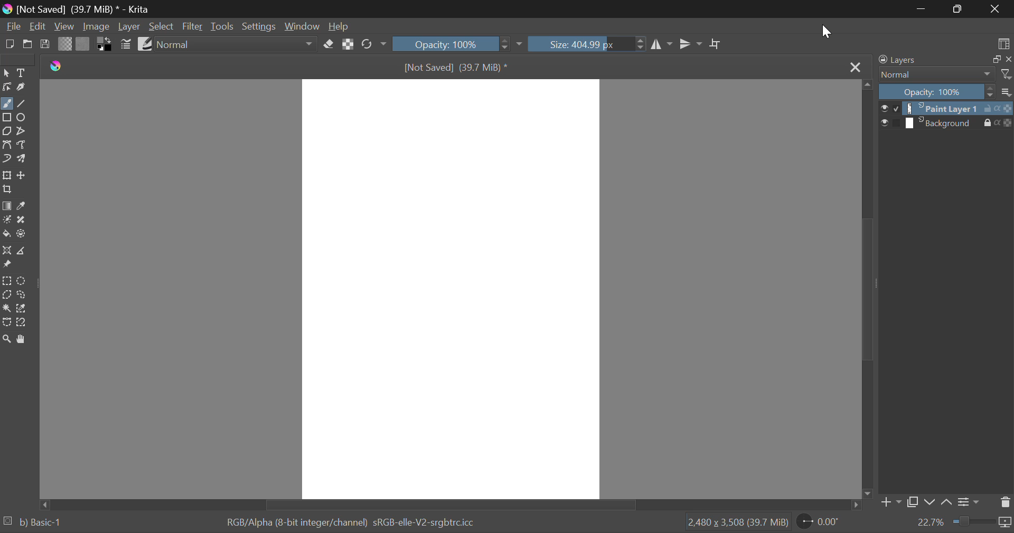  What do you see at coordinates (7, 251) in the screenshot?
I see `Assistant Tool` at bounding box center [7, 251].